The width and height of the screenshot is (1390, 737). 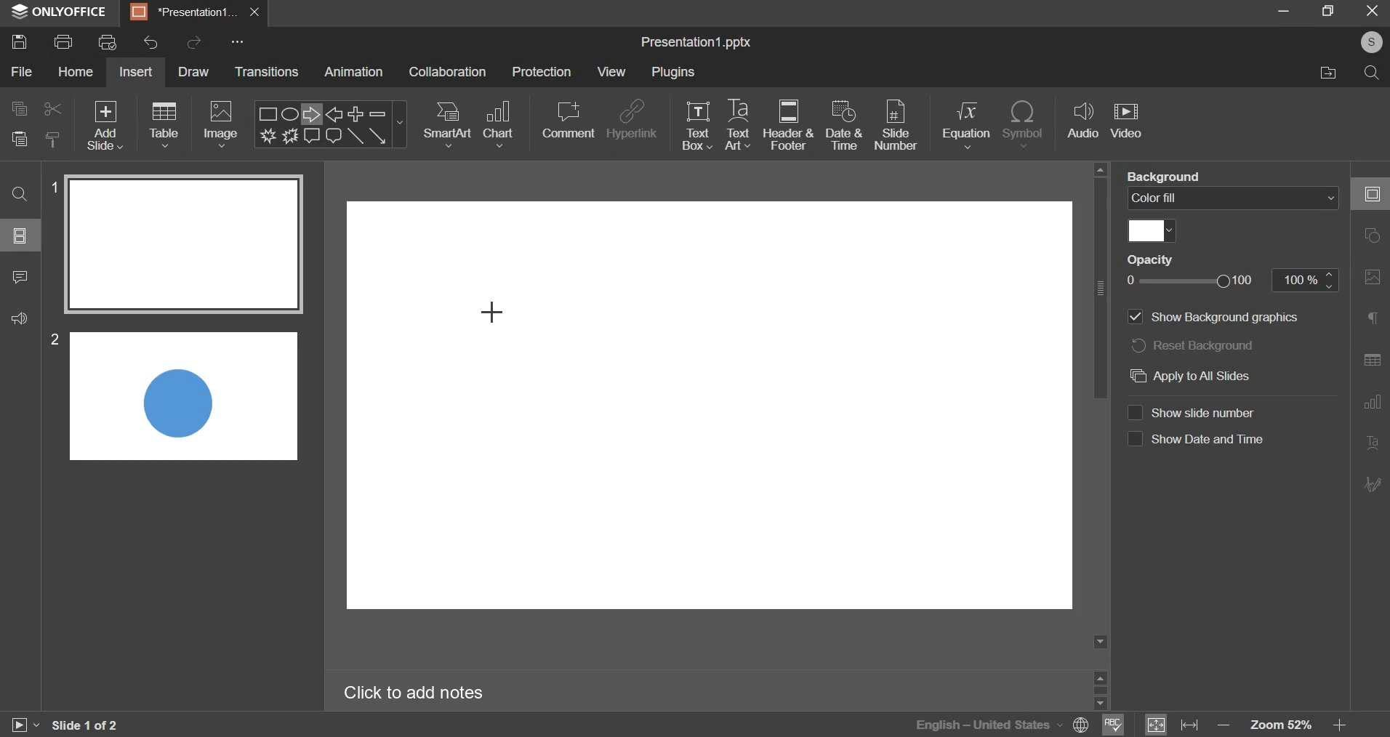 What do you see at coordinates (674, 72) in the screenshot?
I see `plugins` at bounding box center [674, 72].